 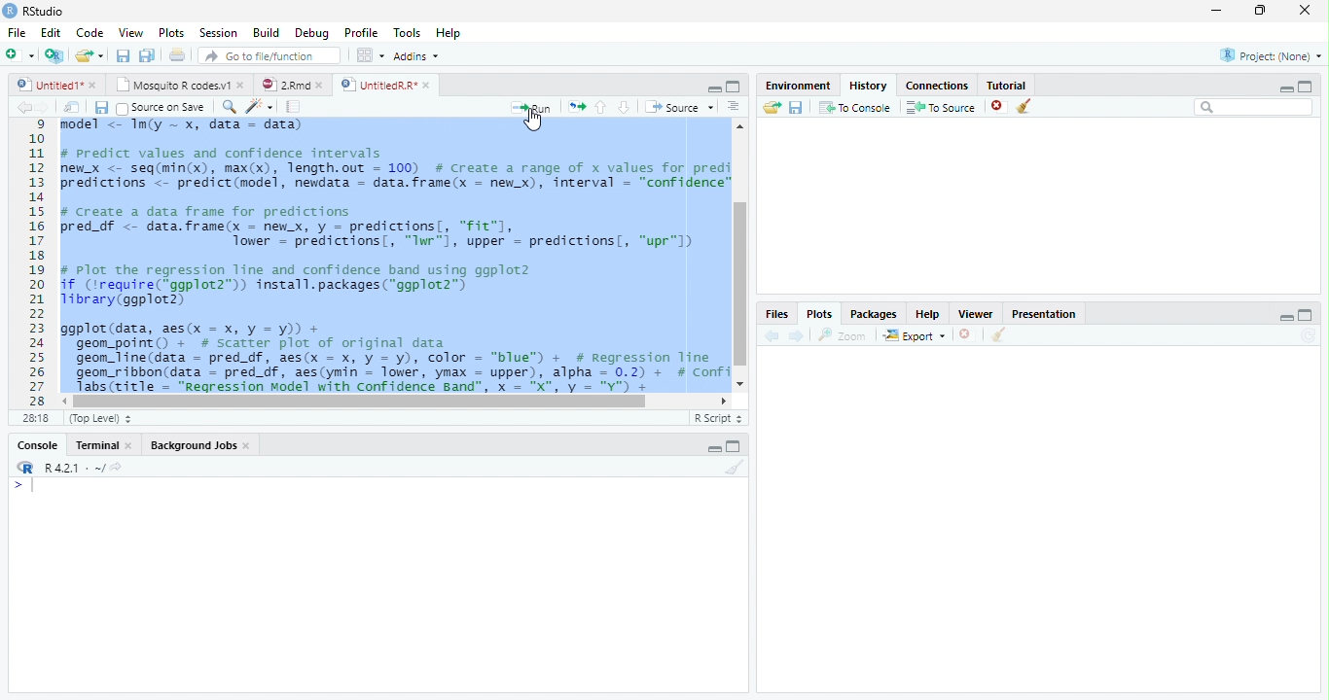 I want to click on Minimize, so click(x=714, y=449).